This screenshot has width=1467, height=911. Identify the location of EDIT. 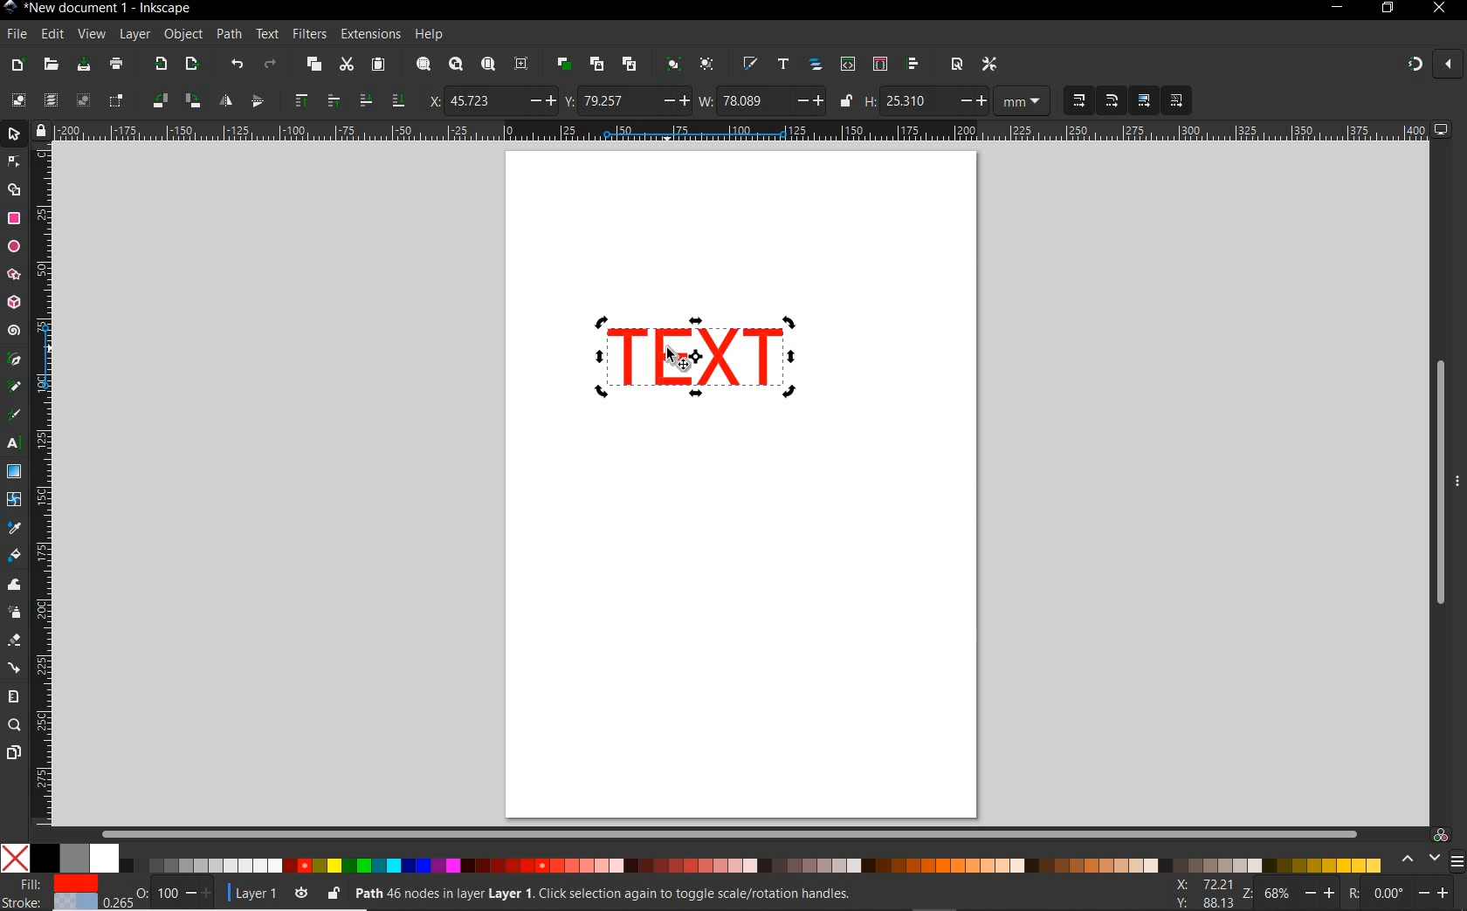
(50, 35).